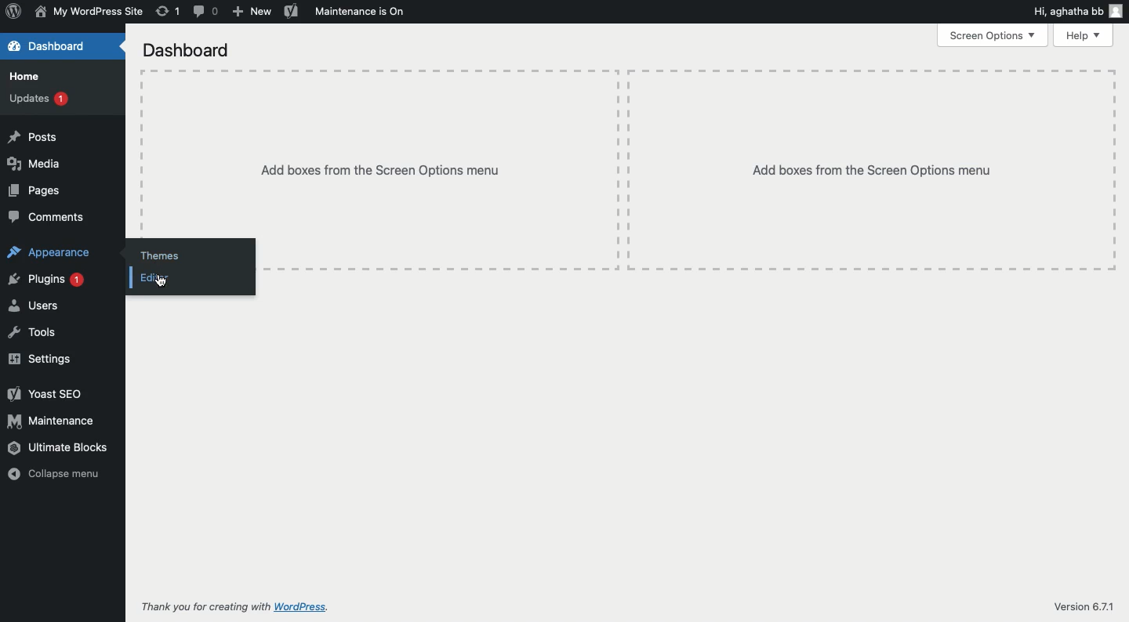 The height and width of the screenshot is (622, 1129). Describe the element at coordinates (360, 12) in the screenshot. I see `Maintenance` at that location.